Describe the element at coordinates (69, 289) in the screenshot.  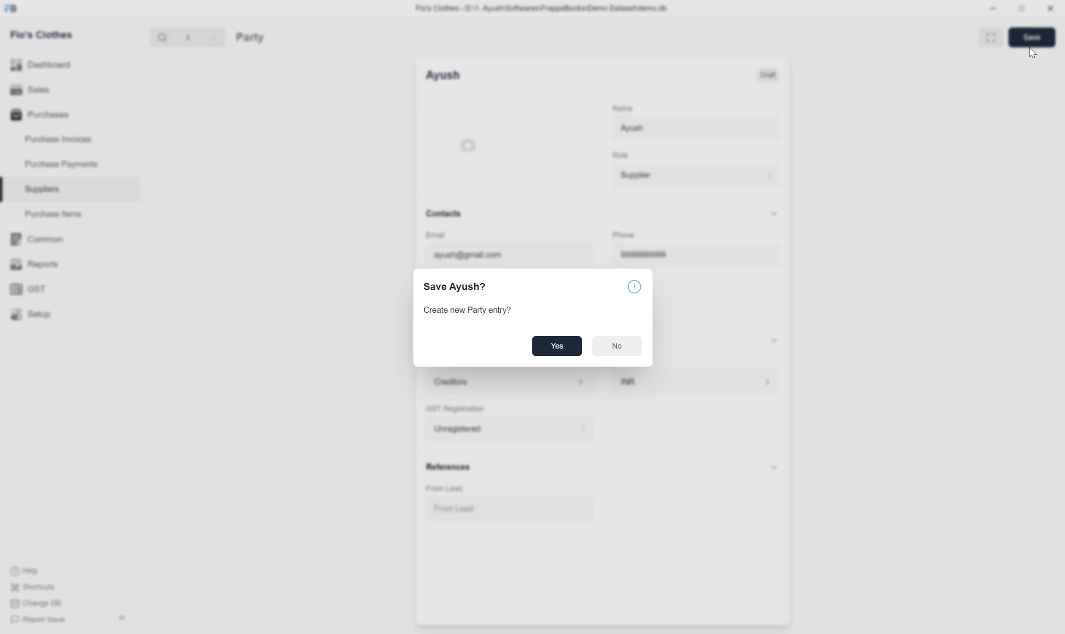
I see `GST` at that location.